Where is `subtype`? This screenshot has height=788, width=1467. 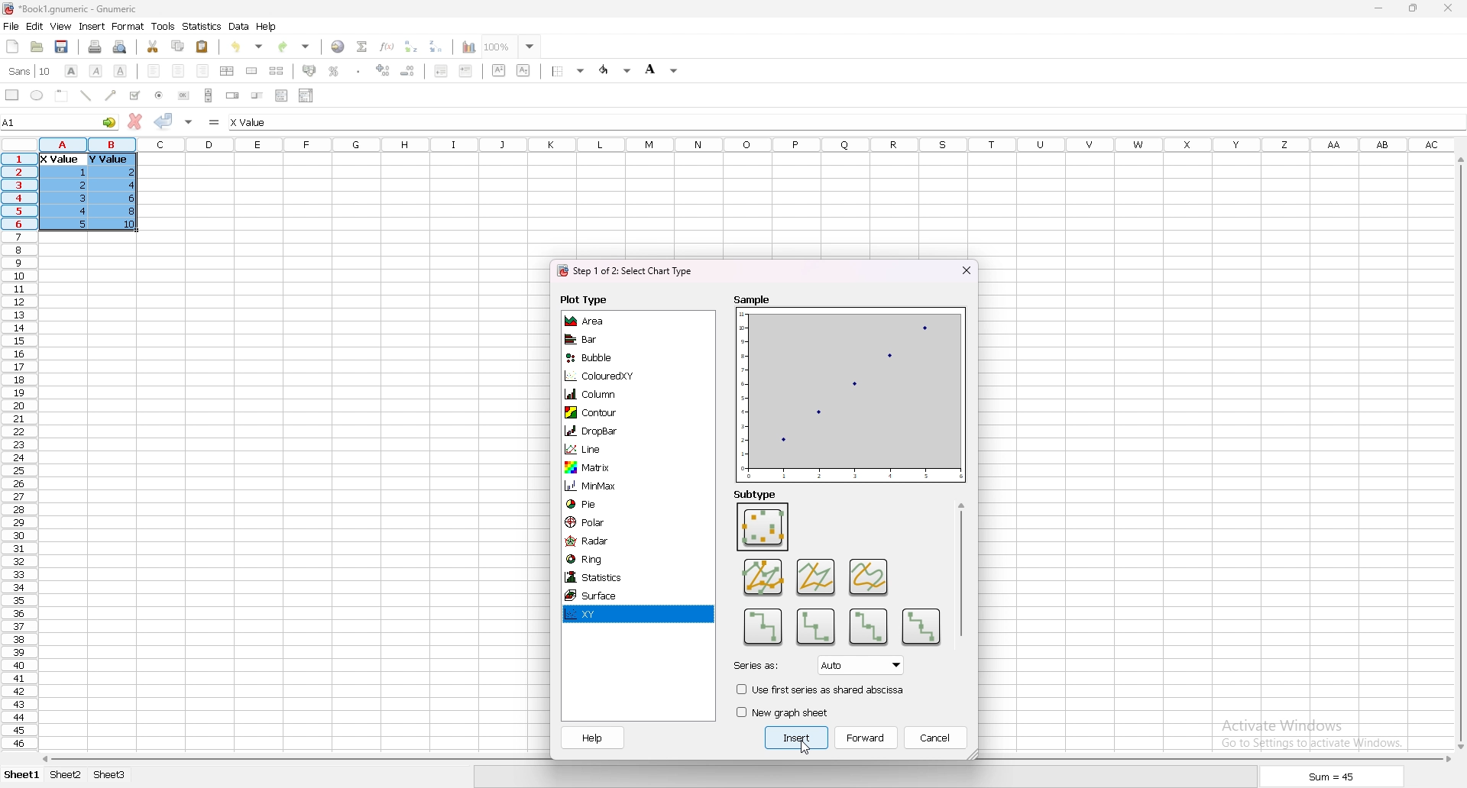
subtype is located at coordinates (870, 576).